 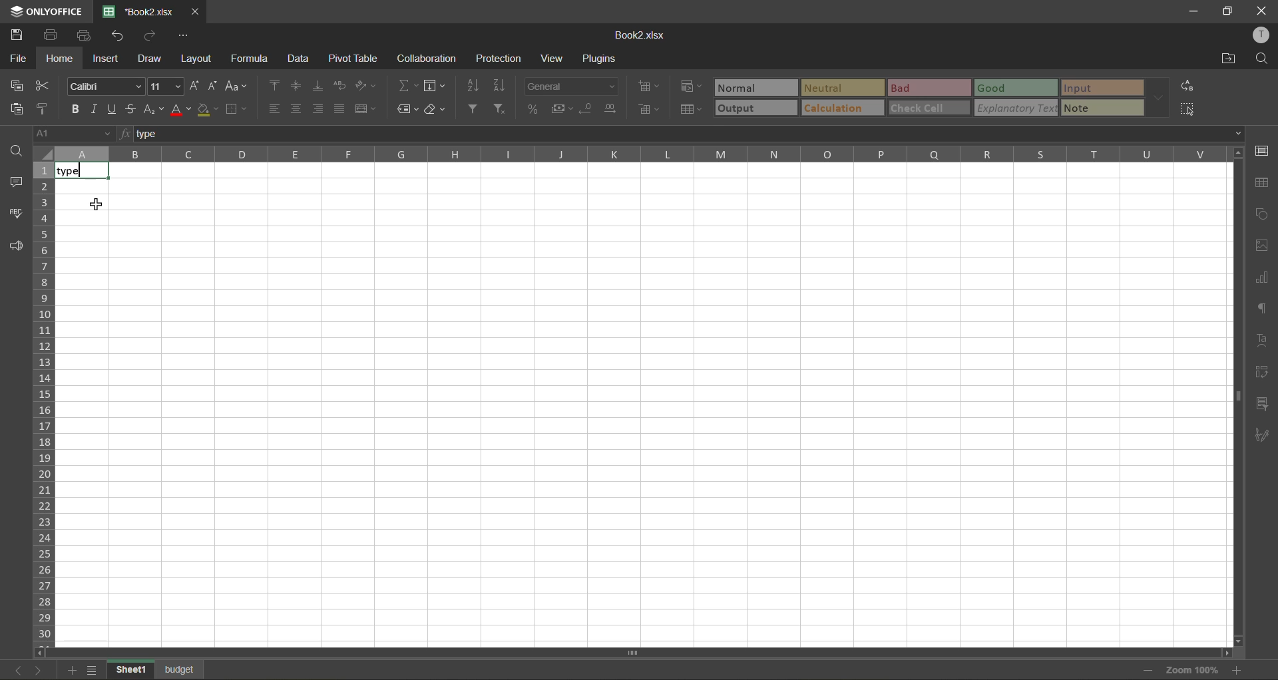 What do you see at coordinates (73, 109) in the screenshot?
I see `bold` at bounding box center [73, 109].